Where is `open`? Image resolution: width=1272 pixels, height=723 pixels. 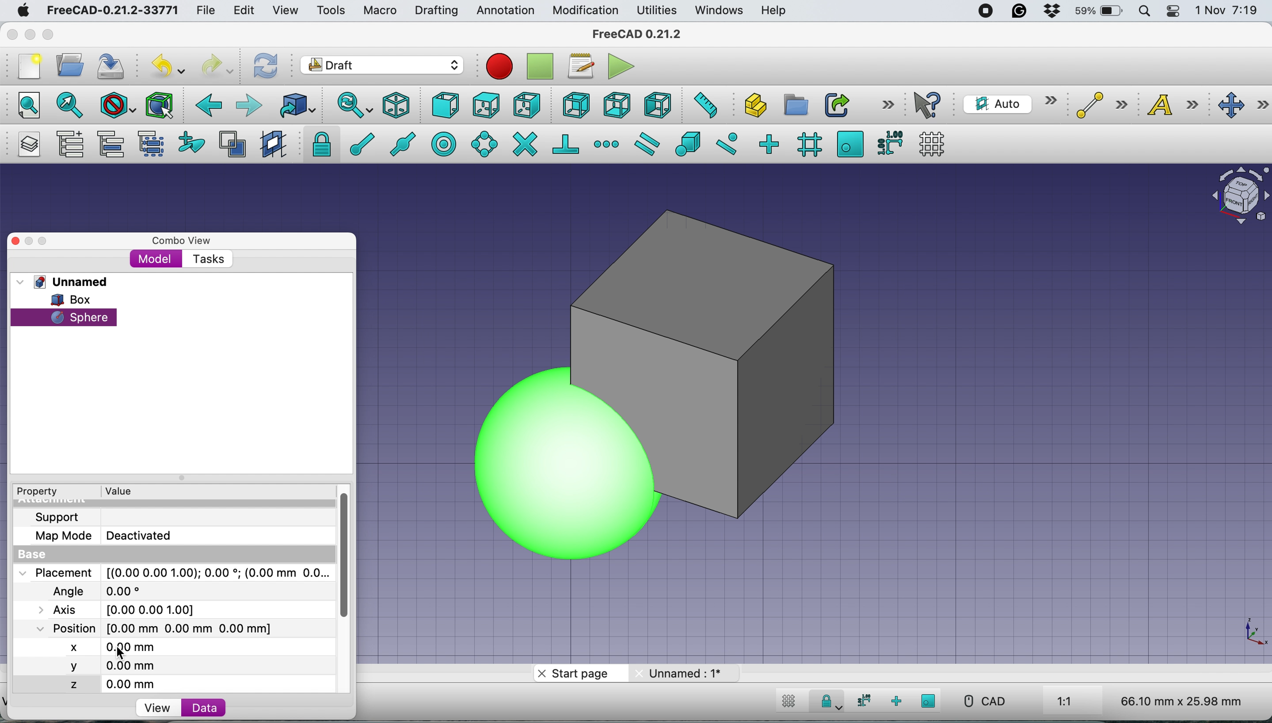 open is located at coordinates (74, 65).